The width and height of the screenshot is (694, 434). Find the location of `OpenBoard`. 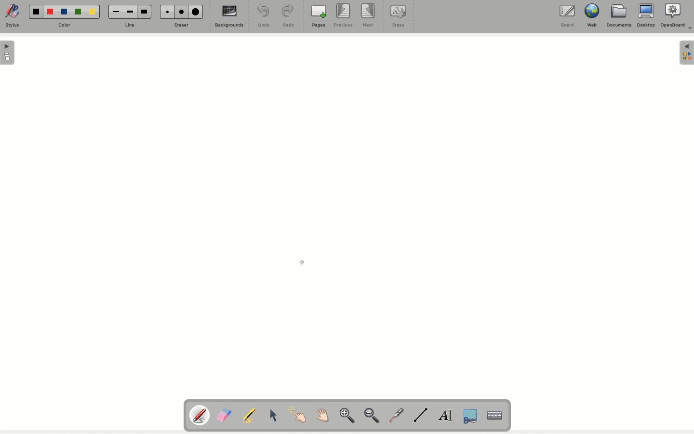

OpenBoard is located at coordinates (677, 16).